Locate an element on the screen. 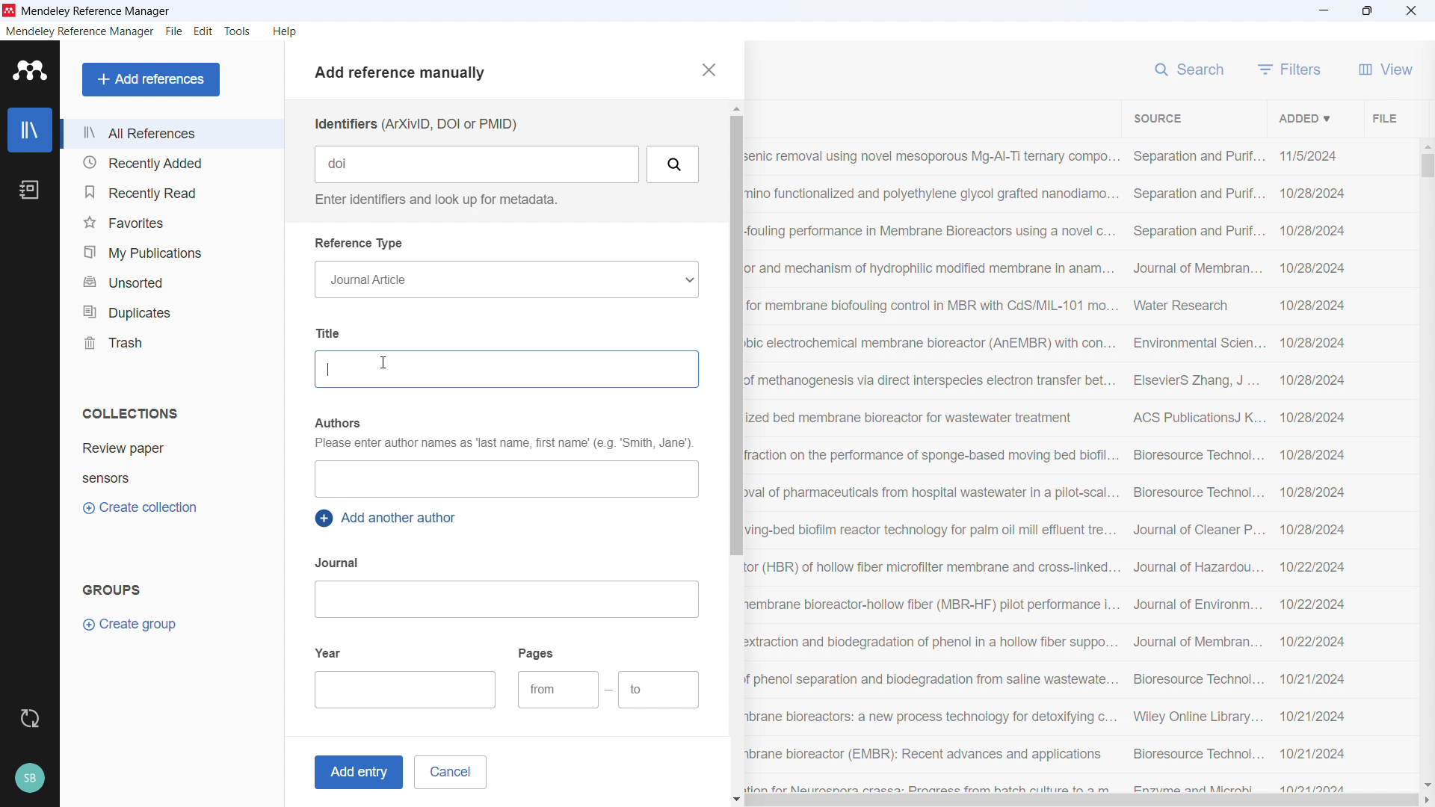 The width and height of the screenshot is (1435, 807). cursor is located at coordinates (384, 364).